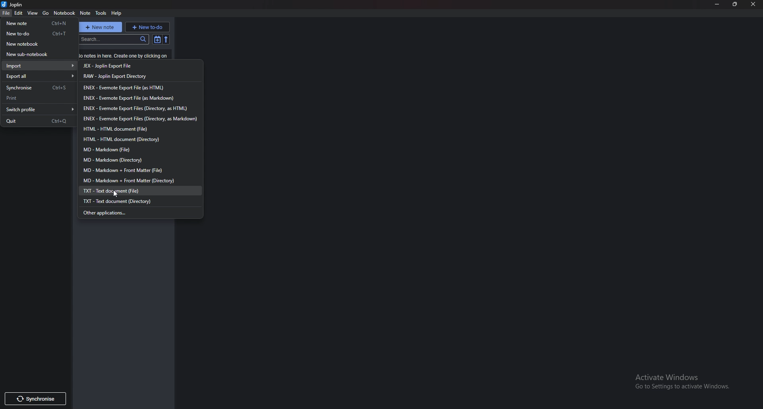 This screenshot has width=763, height=409. What do you see at coordinates (128, 181) in the screenshot?
I see `markdown + front matter directory` at bounding box center [128, 181].